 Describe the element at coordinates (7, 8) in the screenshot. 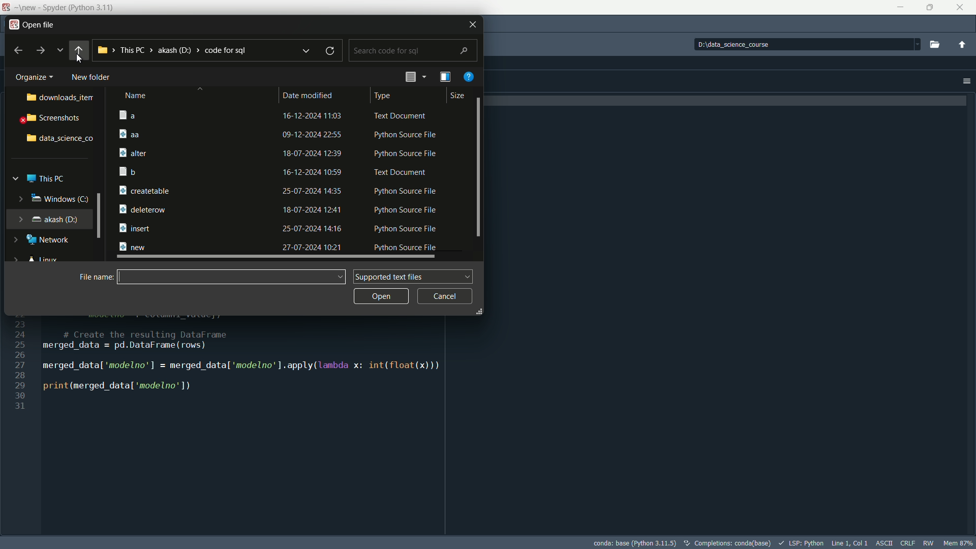

I see `app icon` at that location.